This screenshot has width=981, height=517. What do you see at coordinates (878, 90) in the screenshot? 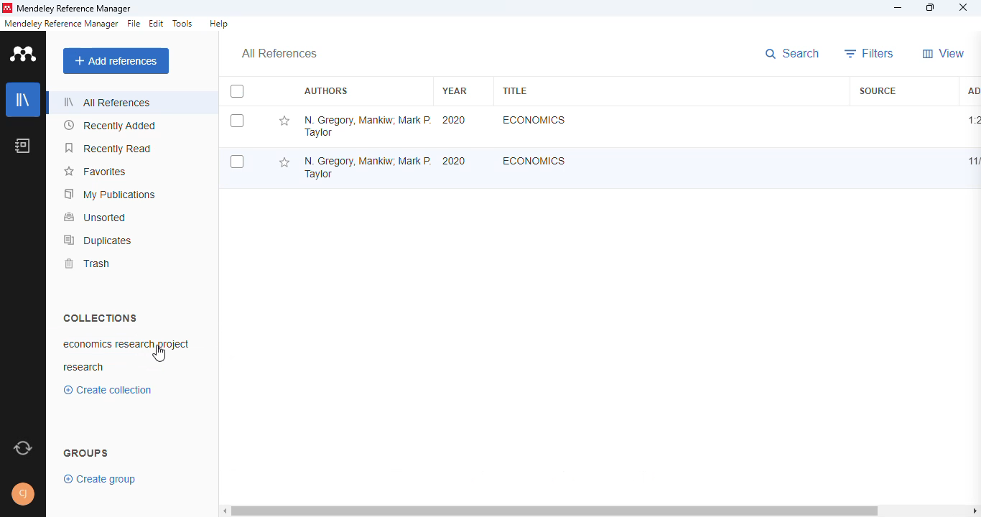
I see `source` at bounding box center [878, 90].